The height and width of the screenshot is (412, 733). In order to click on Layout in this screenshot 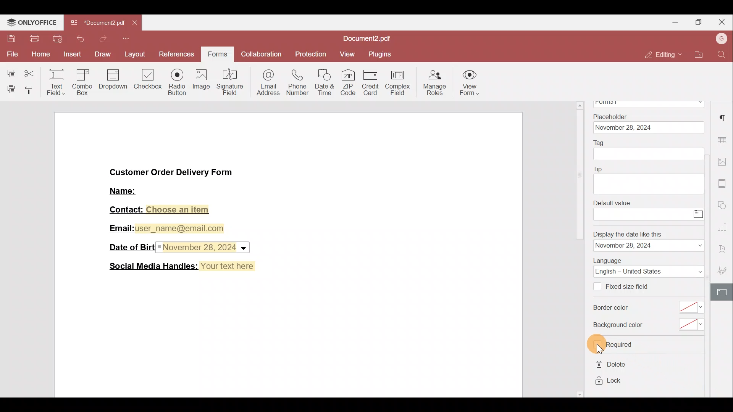, I will do `click(136, 56)`.